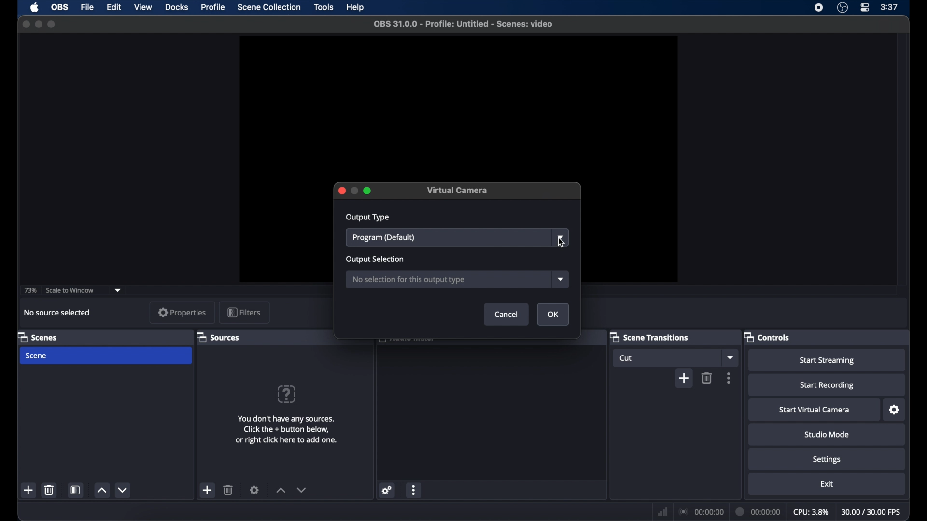  I want to click on controls, so click(767, 337).